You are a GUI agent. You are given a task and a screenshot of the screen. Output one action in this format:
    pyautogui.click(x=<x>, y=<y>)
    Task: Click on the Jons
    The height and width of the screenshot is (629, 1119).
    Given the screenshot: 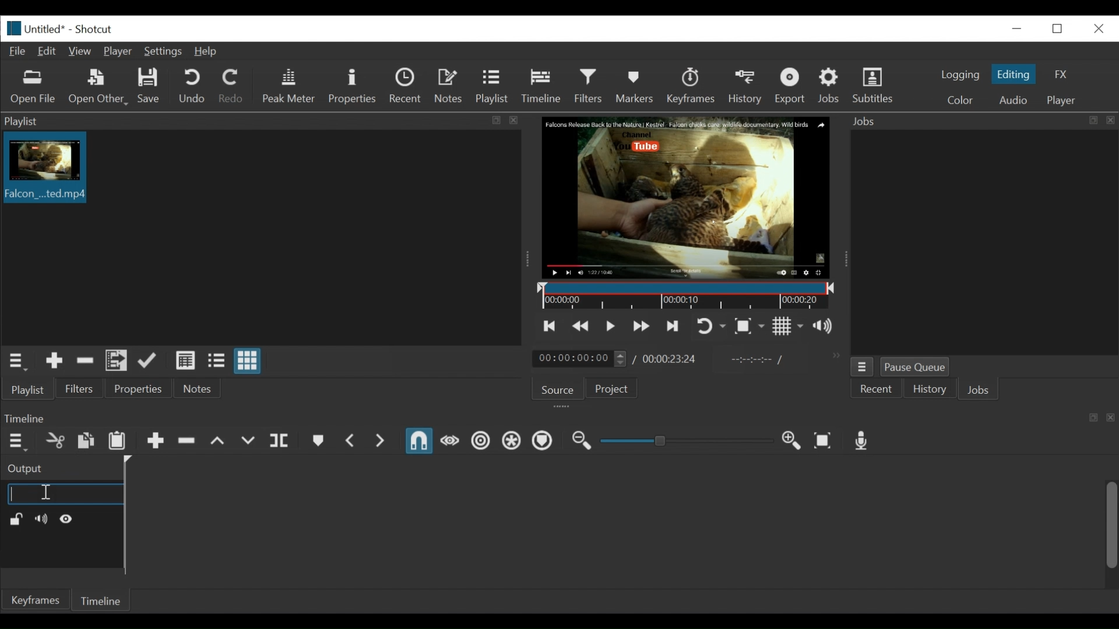 What is the action you would take?
    pyautogui.click(x=980, y=391)
    